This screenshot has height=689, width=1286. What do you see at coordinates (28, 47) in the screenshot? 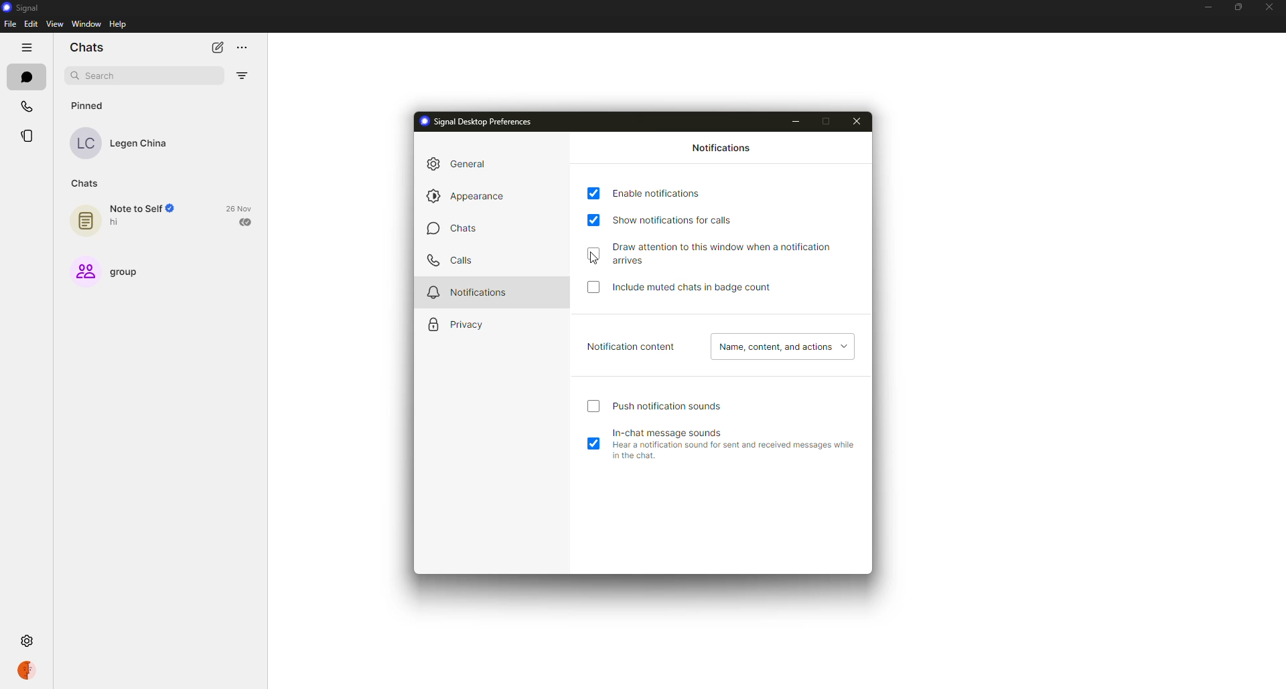
I see `hide tabs` at bounding box center [28, 47].